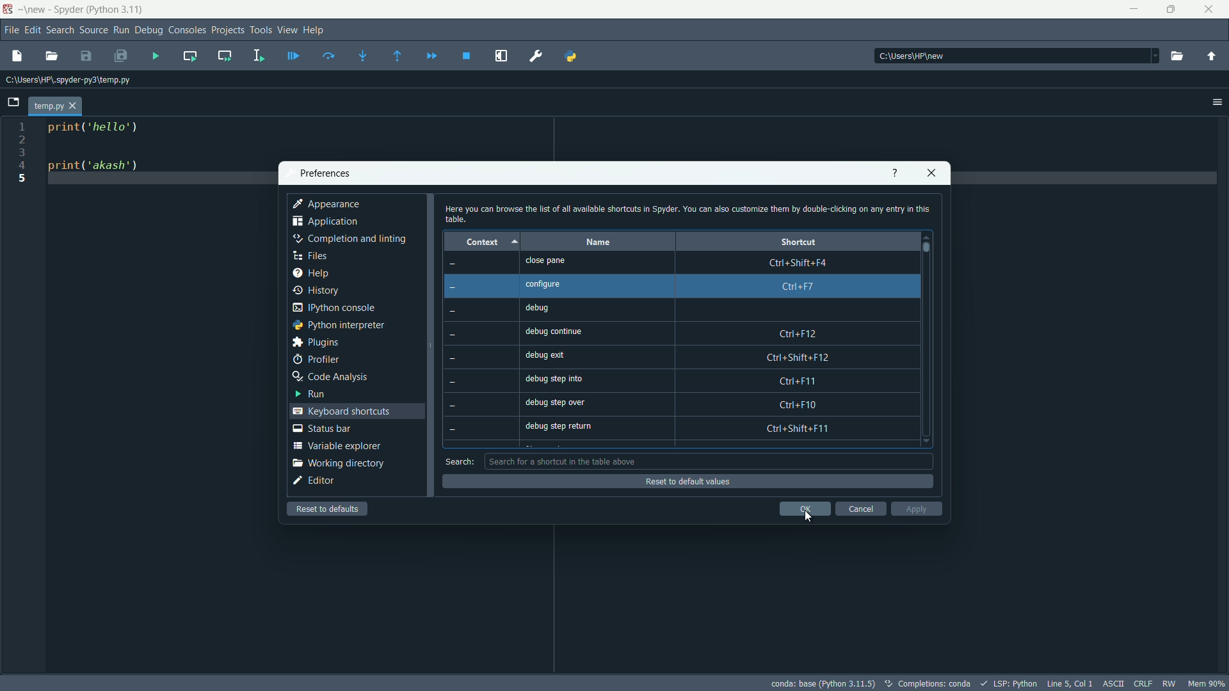 The height and width of the screenshot is (691, 1229). I want to click on continue execution until next breakpoint, so click(431, 56).